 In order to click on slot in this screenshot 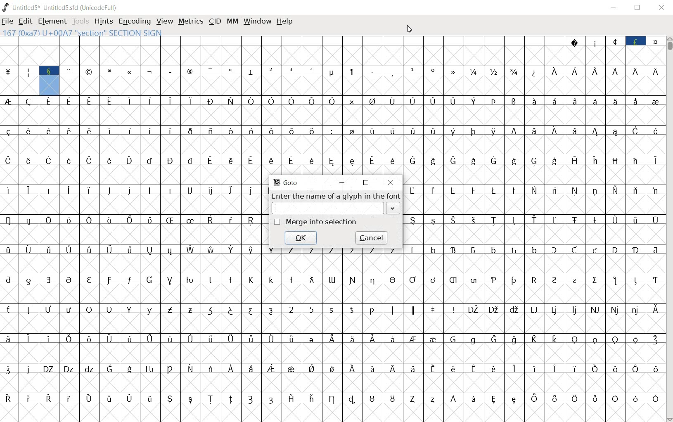, I will do `click(281, 50)`.